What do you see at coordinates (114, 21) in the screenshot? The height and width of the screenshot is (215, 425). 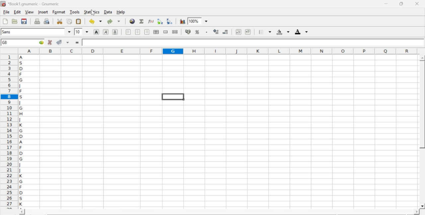 I see `redo` at bounding box center [114, 21].